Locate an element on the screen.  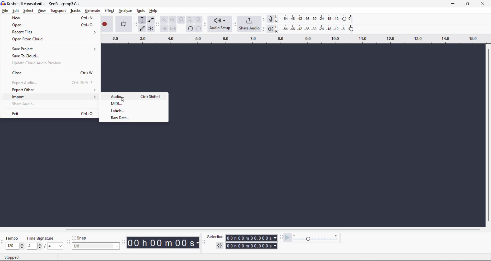
labels is located at coordinates (136, 111).